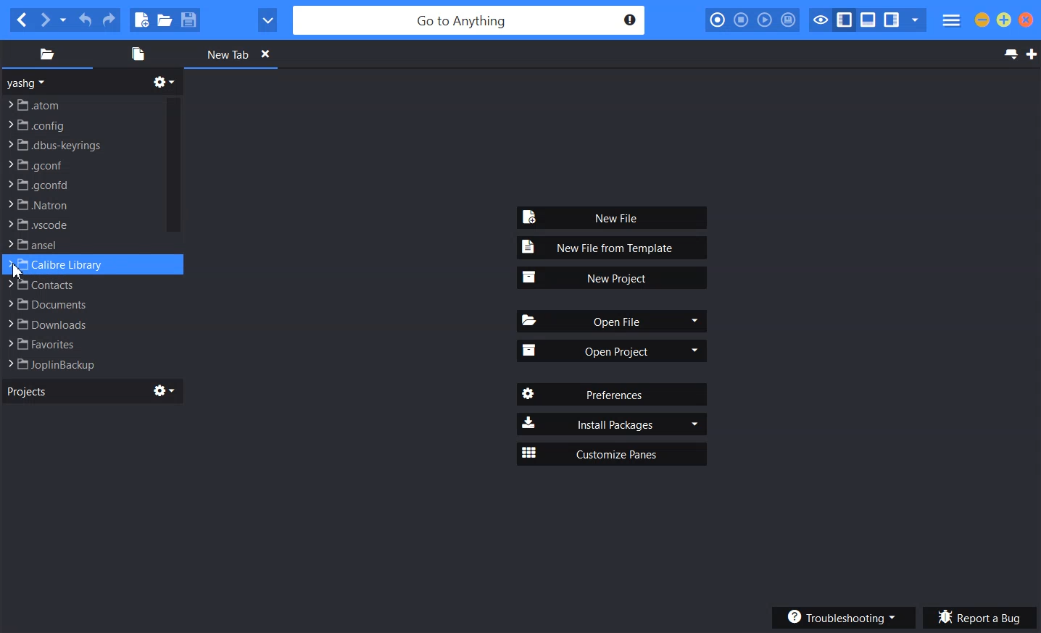 Image resolution: width=1041 pixels, height=633 pixels. I want to click on Open File, so click(613, 321).